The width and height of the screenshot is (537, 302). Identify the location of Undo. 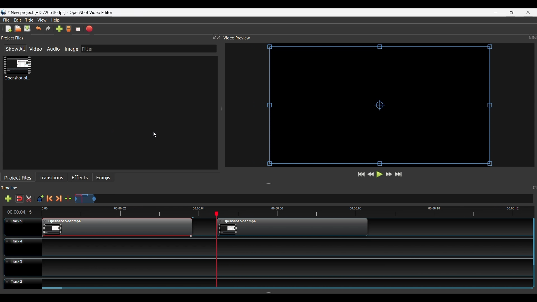
(38, 29).